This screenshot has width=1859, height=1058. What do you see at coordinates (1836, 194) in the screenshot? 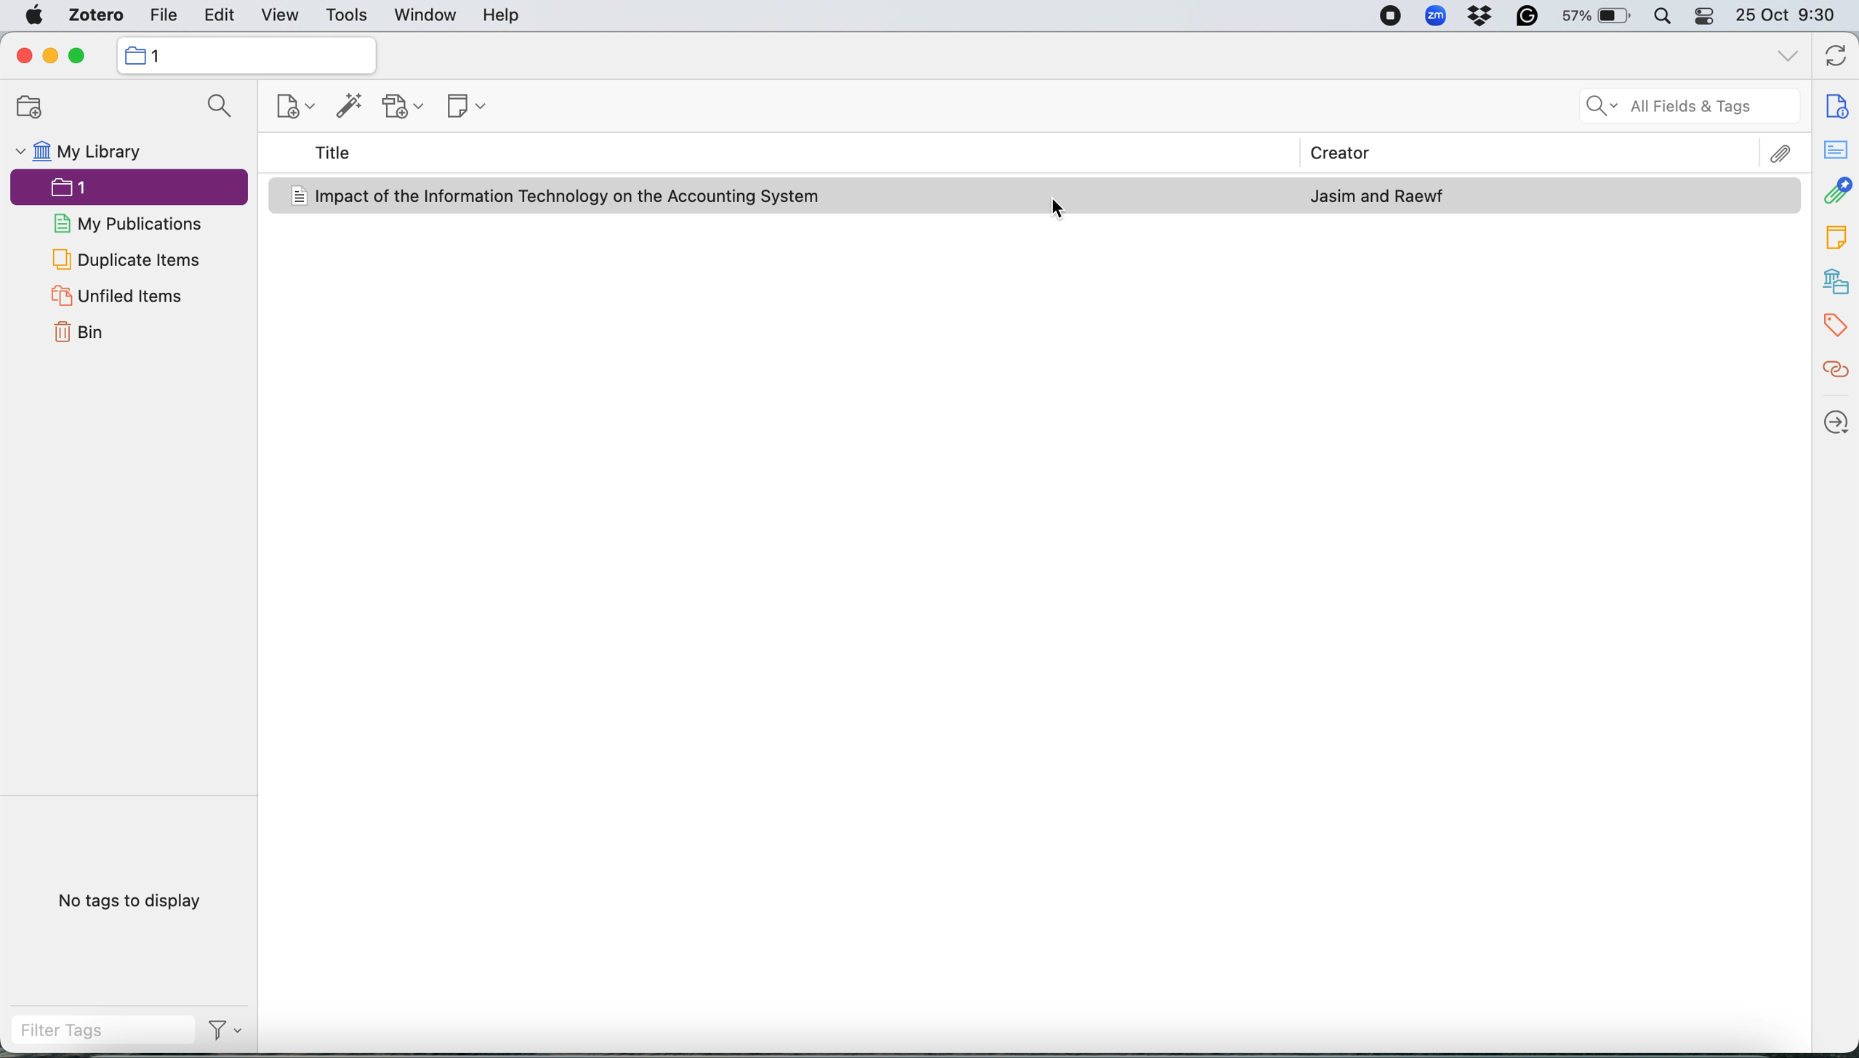
I see `attachments` at bounding box center [1836, 194].